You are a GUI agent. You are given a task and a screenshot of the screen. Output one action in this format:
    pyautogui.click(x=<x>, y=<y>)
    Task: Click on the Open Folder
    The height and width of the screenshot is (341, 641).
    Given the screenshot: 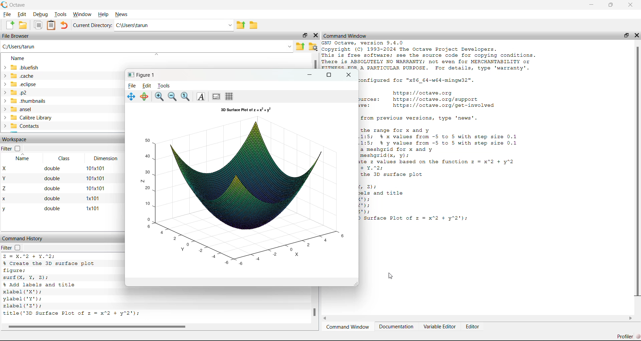 What is the action you would take?
    pyautogui.click(x=24, y=25)
    